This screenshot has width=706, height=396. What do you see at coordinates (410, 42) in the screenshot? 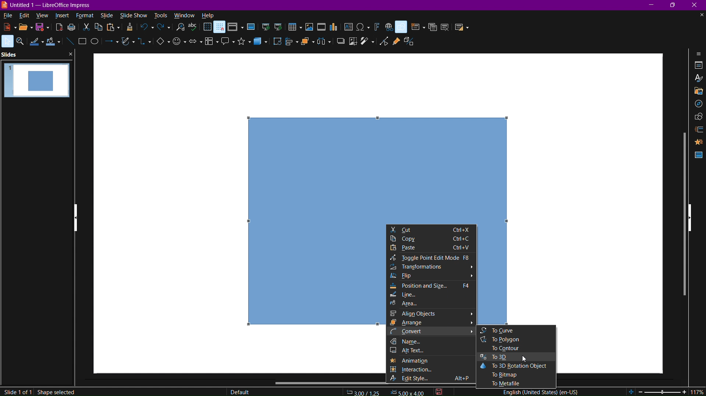
I see `Toggle Extrusion` at bounding box center [410, 42].